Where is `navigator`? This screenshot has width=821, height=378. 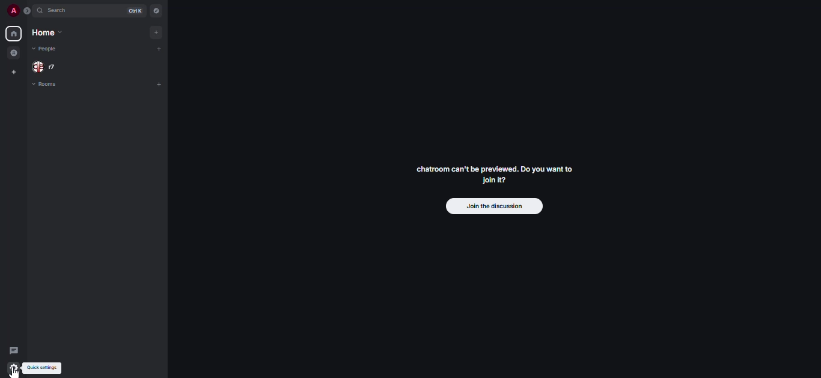 navigator is located at coordinates (157, 10).